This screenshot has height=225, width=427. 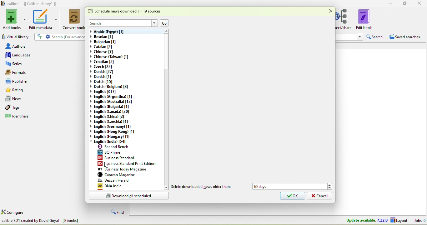 What do you see at coordinates (153, 22) in the screenshot?
I see `Drop down` at bounding box center [153, 22].